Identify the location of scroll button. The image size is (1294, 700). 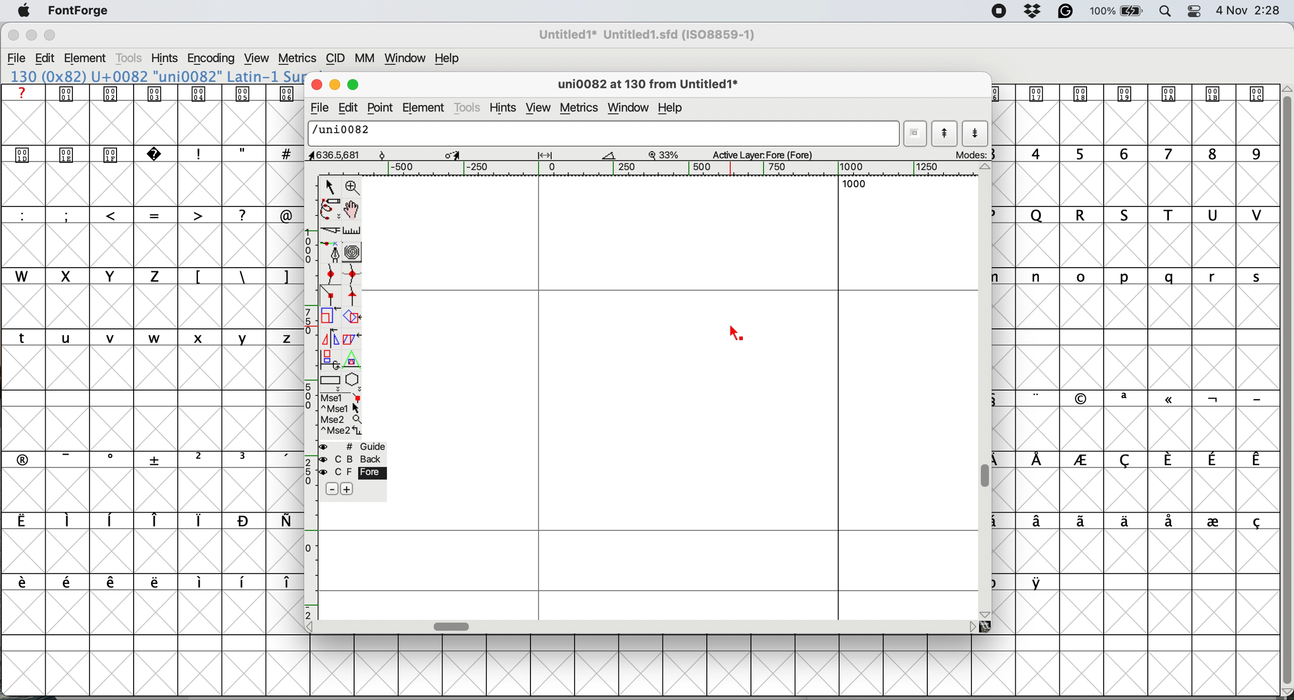
(972, 626).